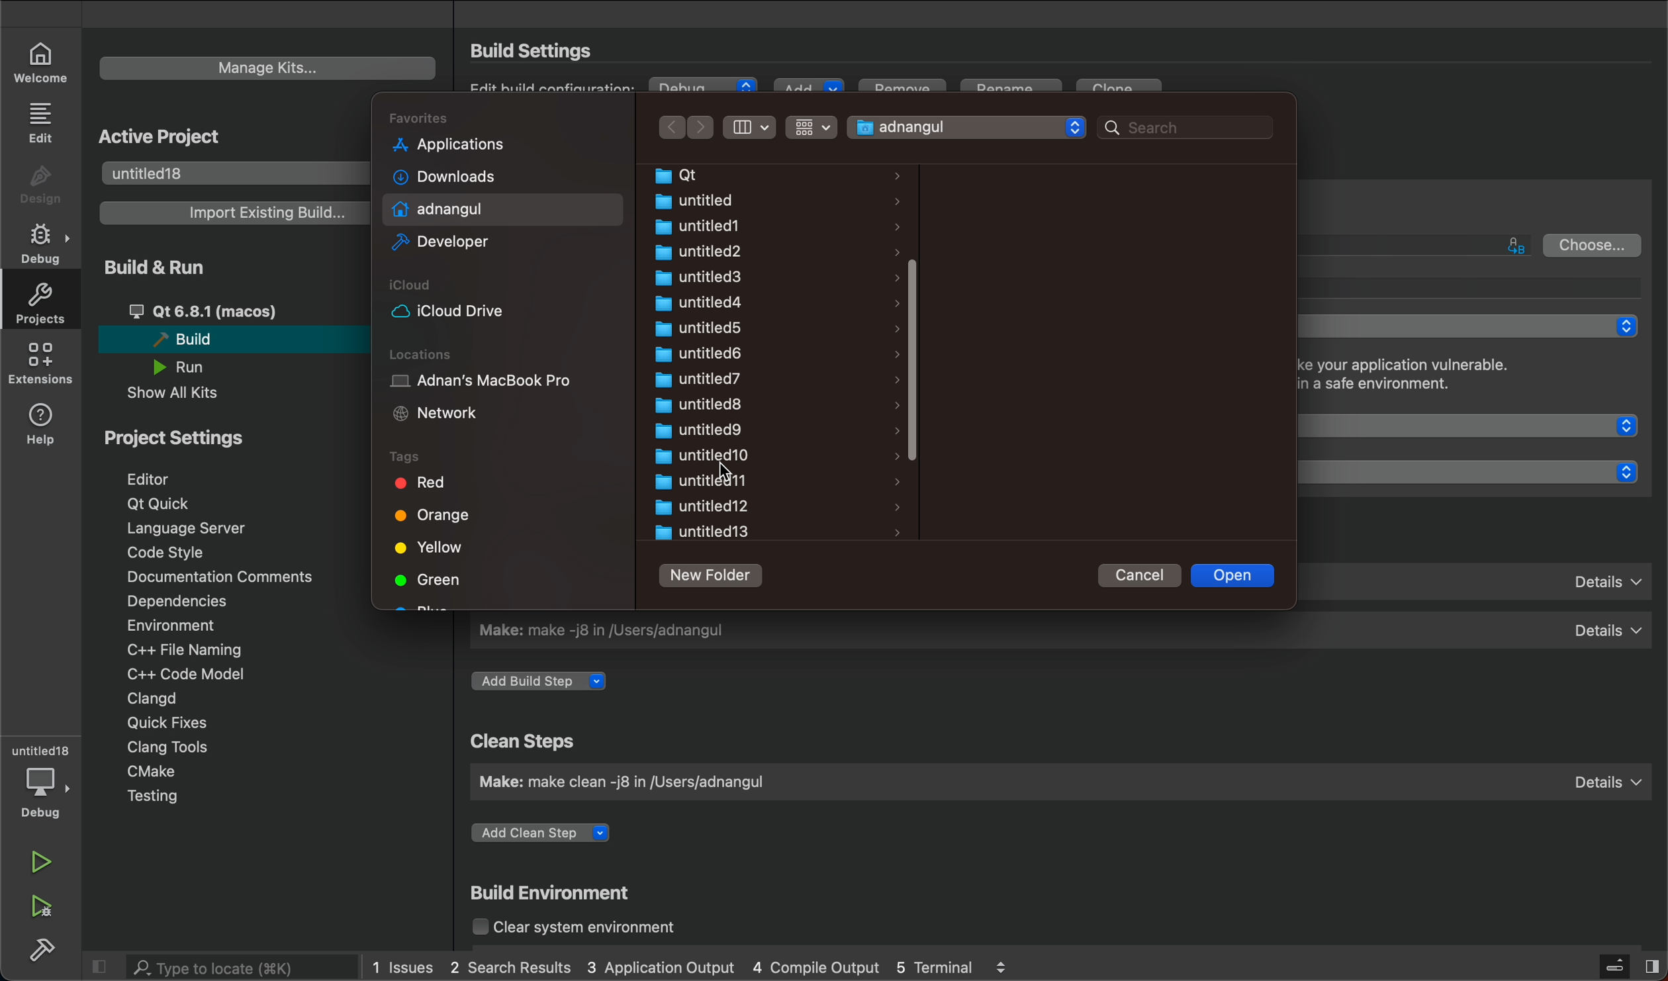  What do you see at coordinates (1628, 965) in the screenshot?
I see `close slidebar` at bounding box center [1628, 965].